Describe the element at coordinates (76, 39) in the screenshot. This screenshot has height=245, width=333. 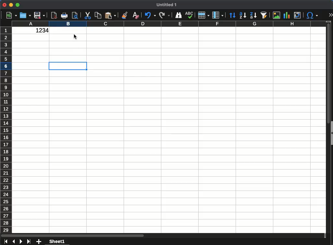
I see `cursor` at that location.